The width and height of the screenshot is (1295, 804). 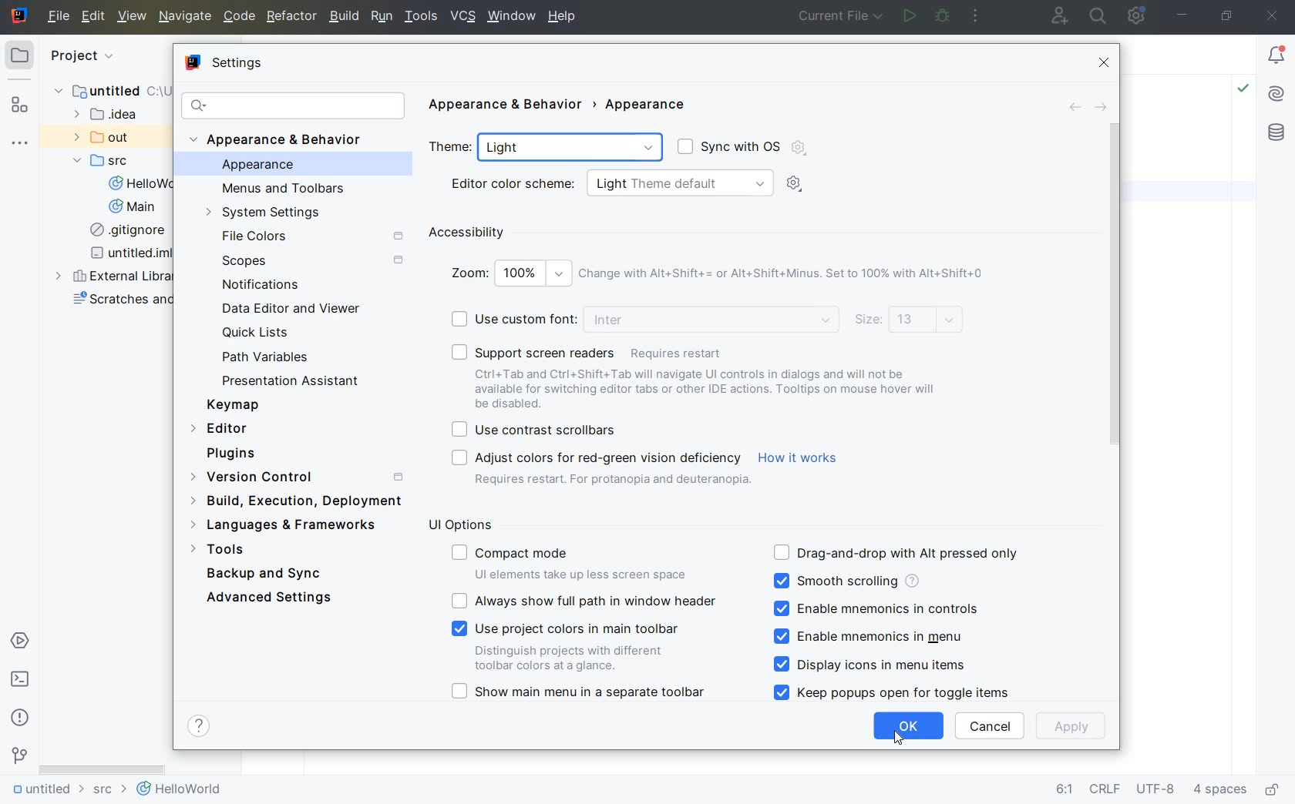 I want to click on DEBUG, so click(x=943, y=16).